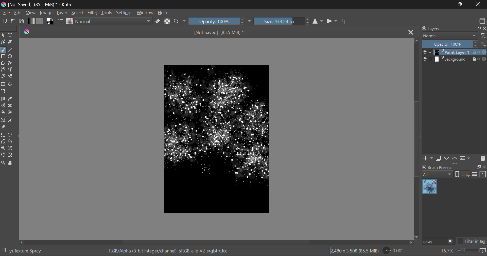  What do you see at coordinates (3, 57) in the screenshot?
I see `Rectanle` at bounding box center [3, 57].